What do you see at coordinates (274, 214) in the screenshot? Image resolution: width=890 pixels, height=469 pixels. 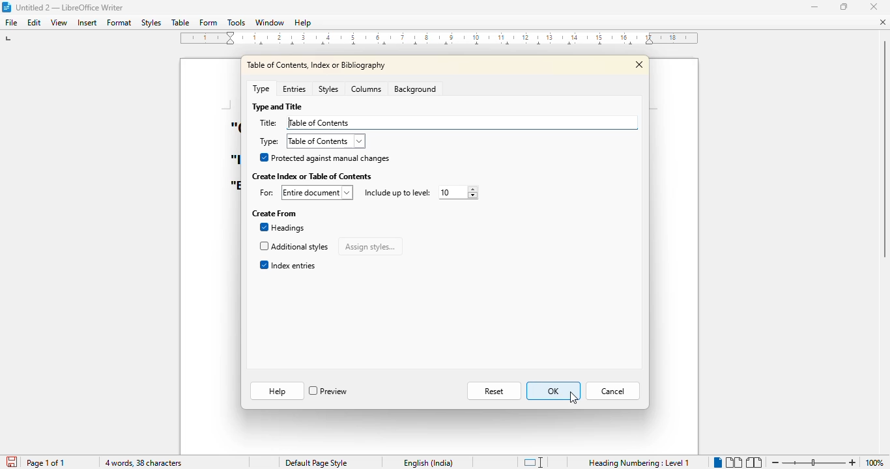 I see `create from` at bounding box center [274, 214].